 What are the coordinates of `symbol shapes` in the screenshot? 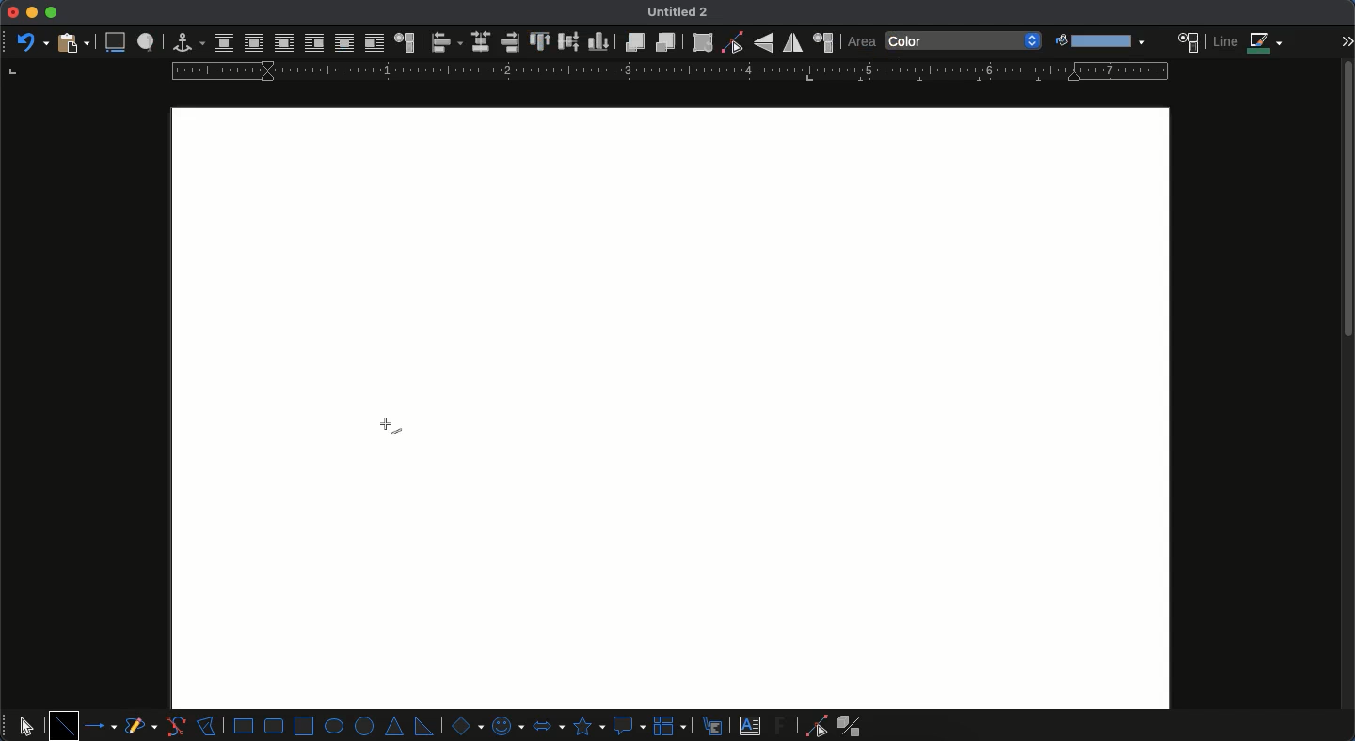 It's located at (506, 725).